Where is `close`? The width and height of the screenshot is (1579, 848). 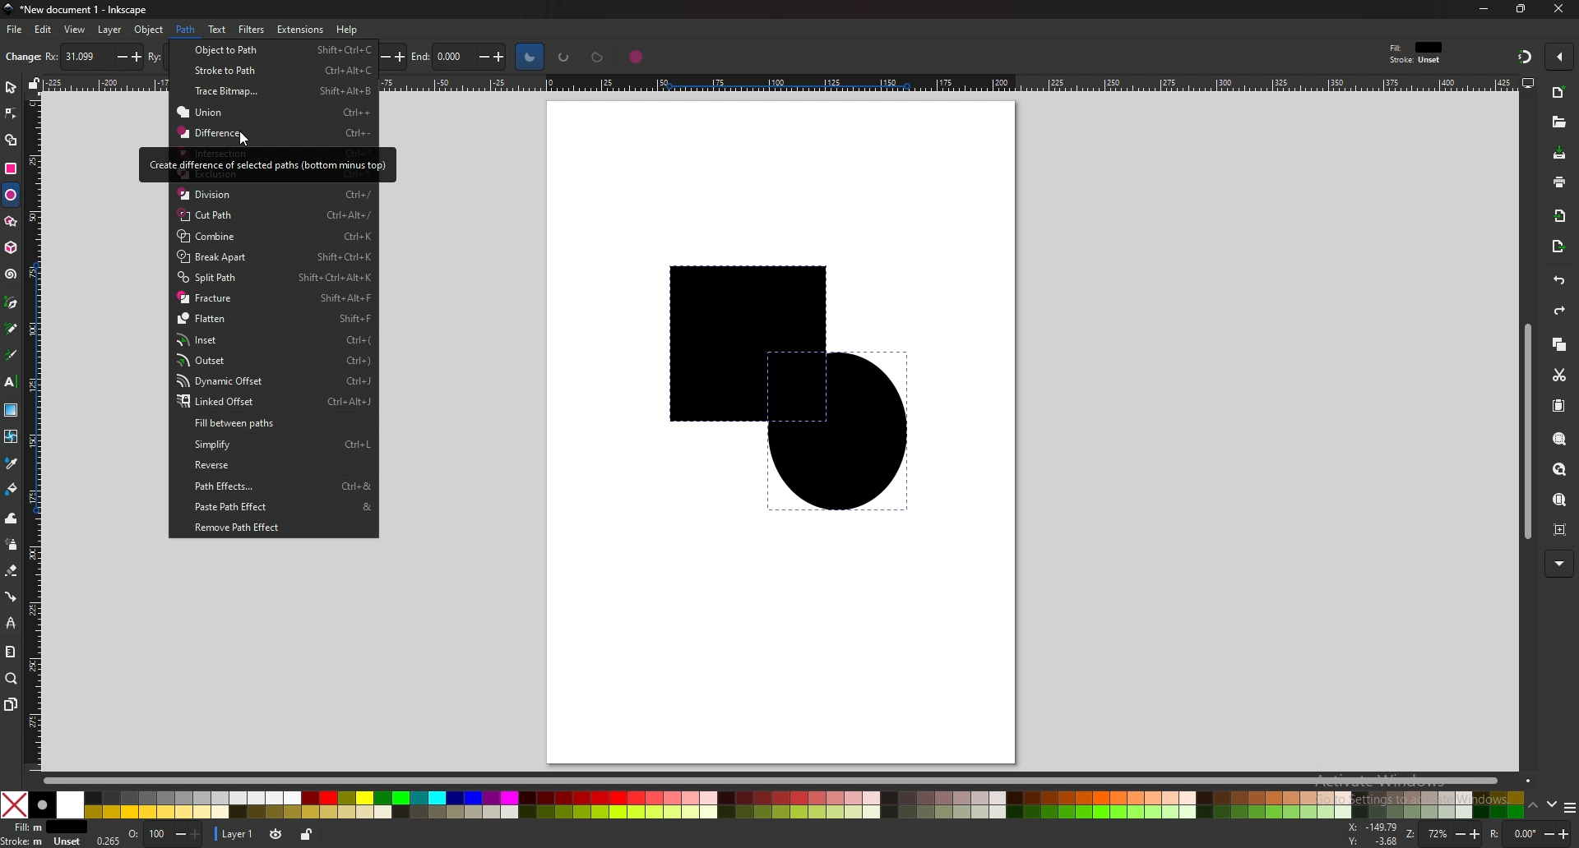
close is located at coordinates (1555, 9).